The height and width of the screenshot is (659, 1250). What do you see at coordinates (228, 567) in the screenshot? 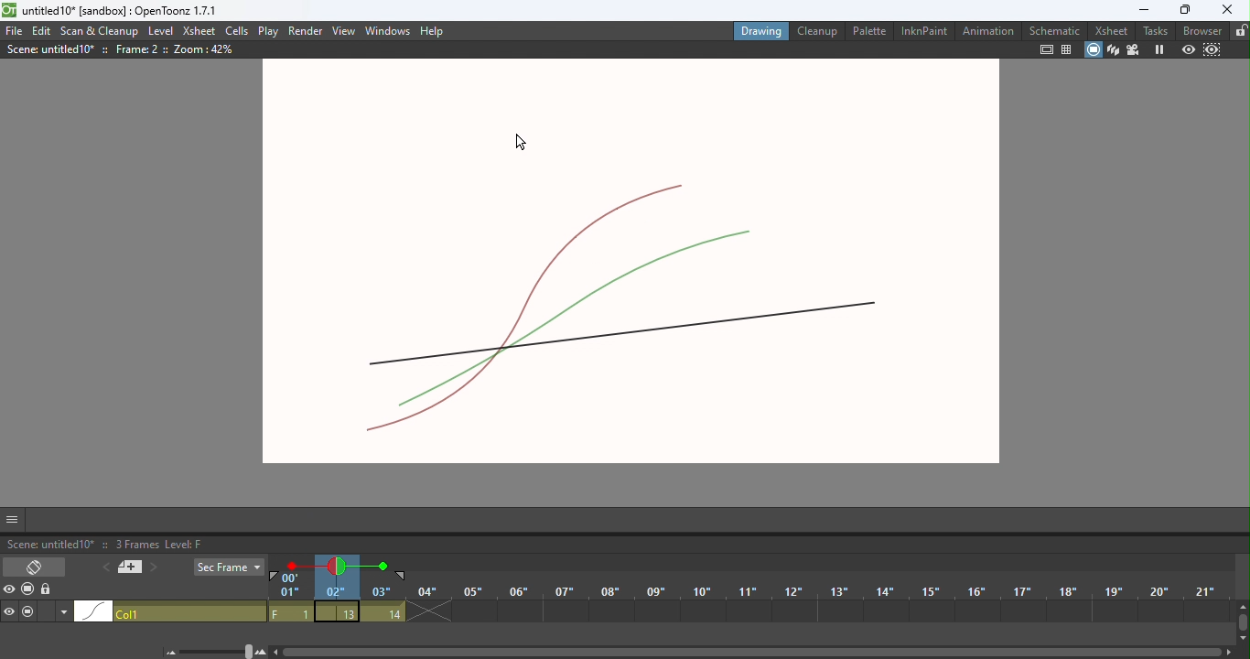
I see `Sec frame` at bounding box center [228, 567].